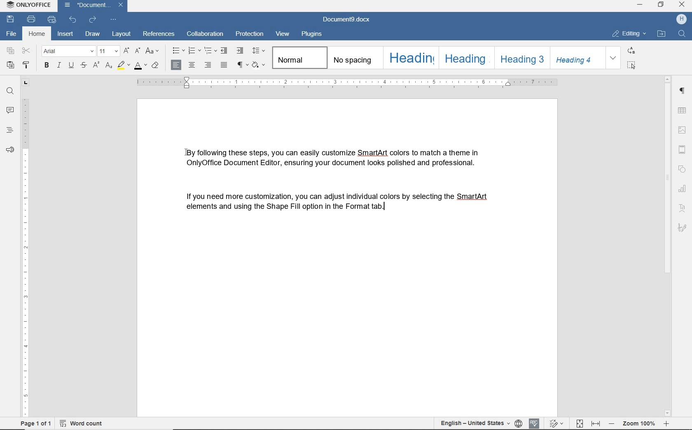 The height and width of the screenshot is (430, 692). What do you see at coordinates (258, 51) in the screenshot?
I see `paragraph line spacing` at bounding box center [258, 51].